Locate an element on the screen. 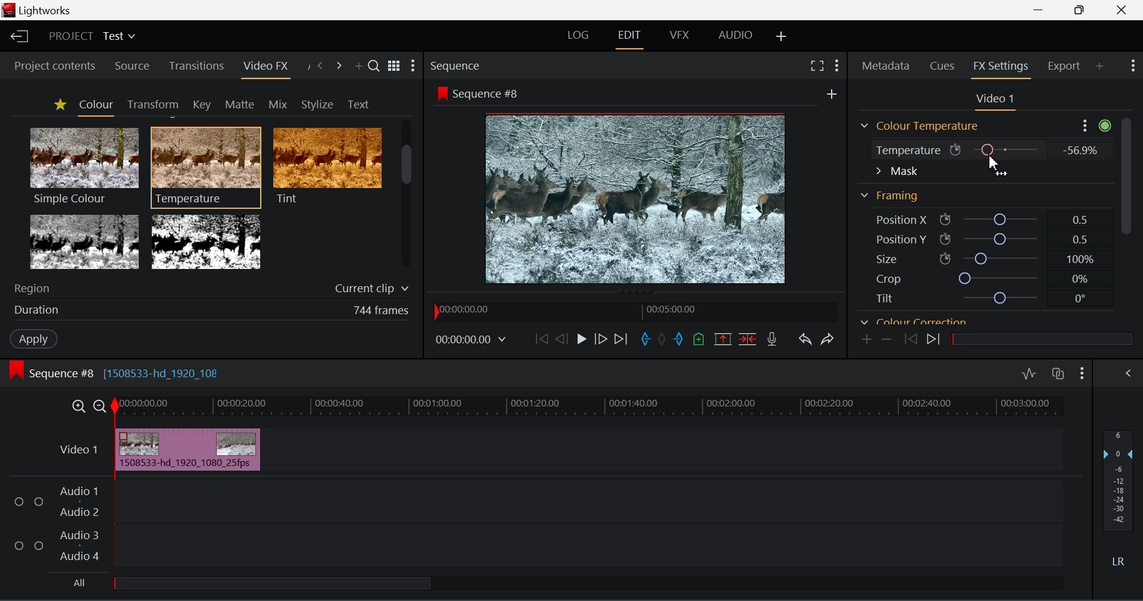 This screenshot has width=1143, height=601. add is located at coordinates (831, 93).